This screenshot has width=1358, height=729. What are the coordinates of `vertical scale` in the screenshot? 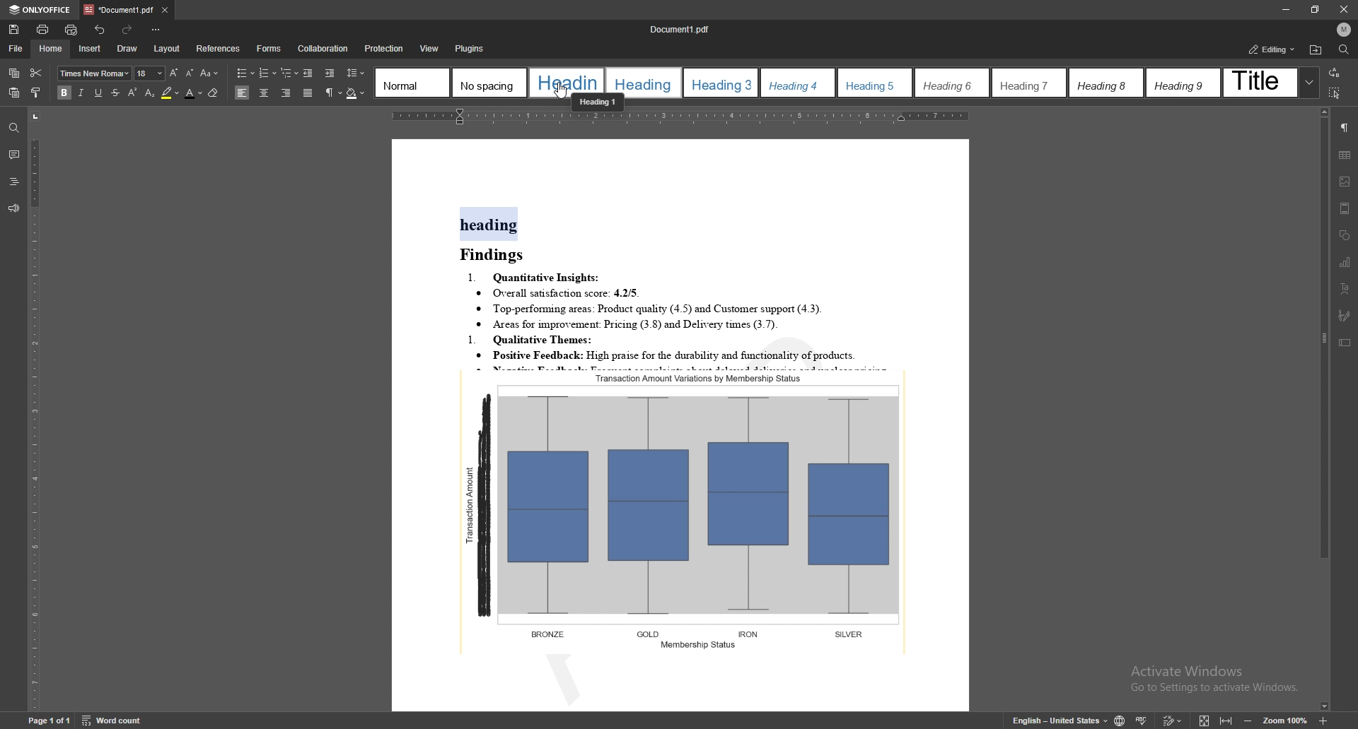 It's located at (35, 410).